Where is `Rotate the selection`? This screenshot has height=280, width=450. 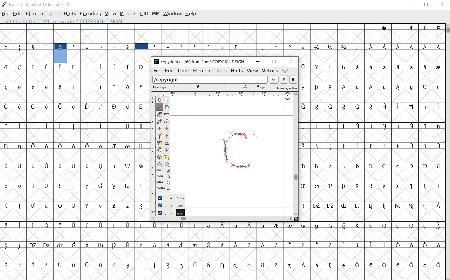 Rotate the selection is located at coordinates (167, 150).